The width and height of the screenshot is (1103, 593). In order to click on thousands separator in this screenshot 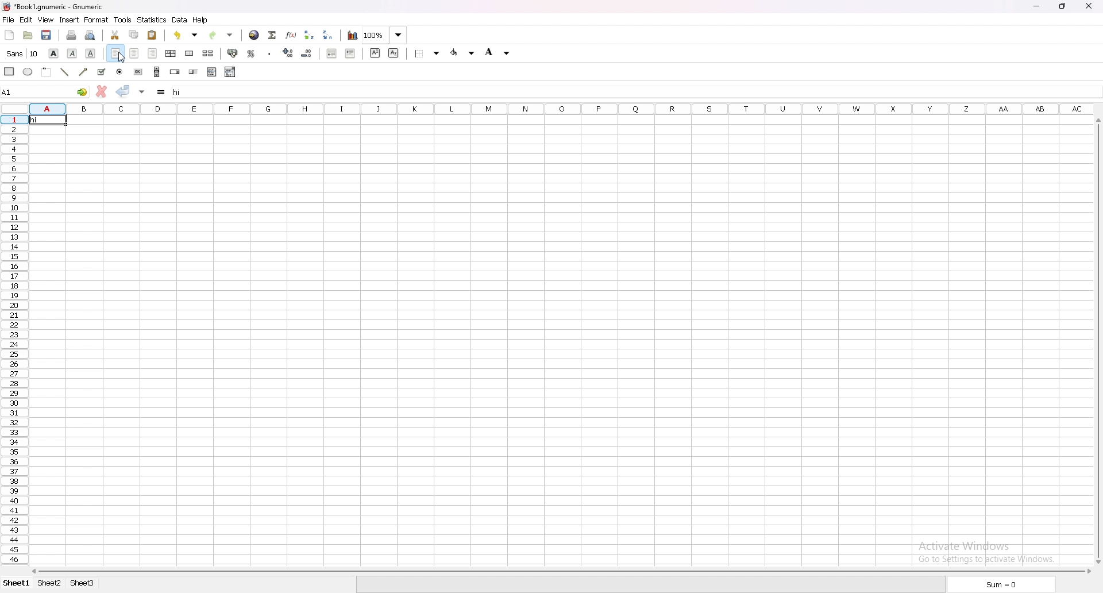, I will do `click(271, 52)`.